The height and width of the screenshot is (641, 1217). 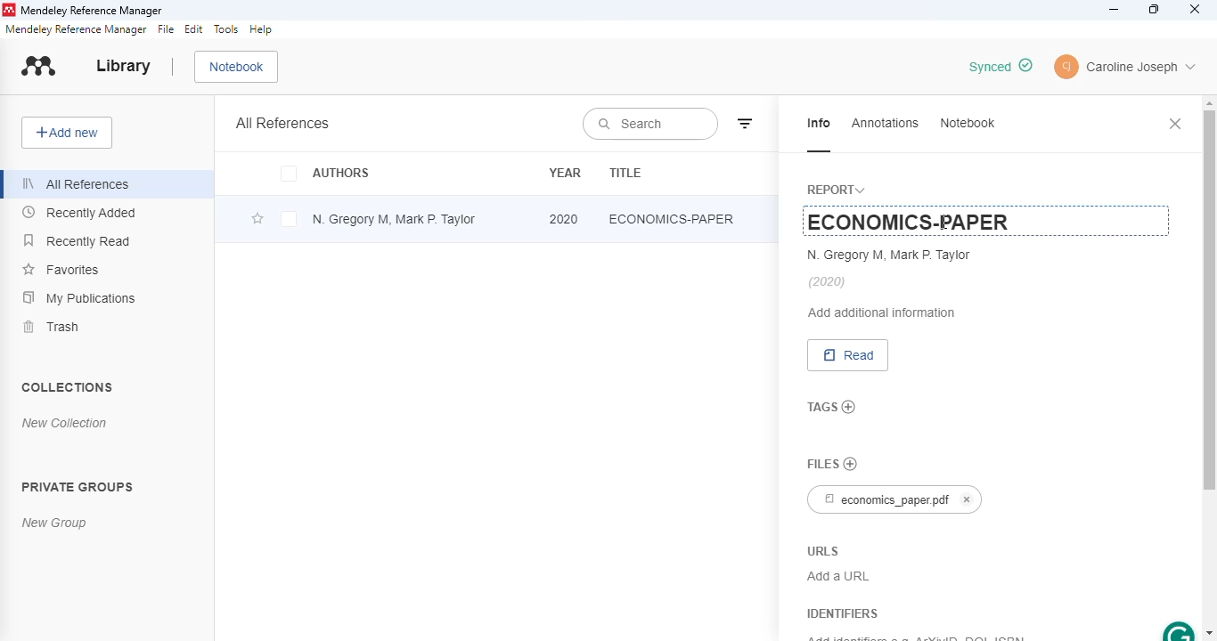 What do you see at coordinates (911, 220) in the screenshot?
I see `ECONOMICS-PAPER` at bounding box center [911, 220].